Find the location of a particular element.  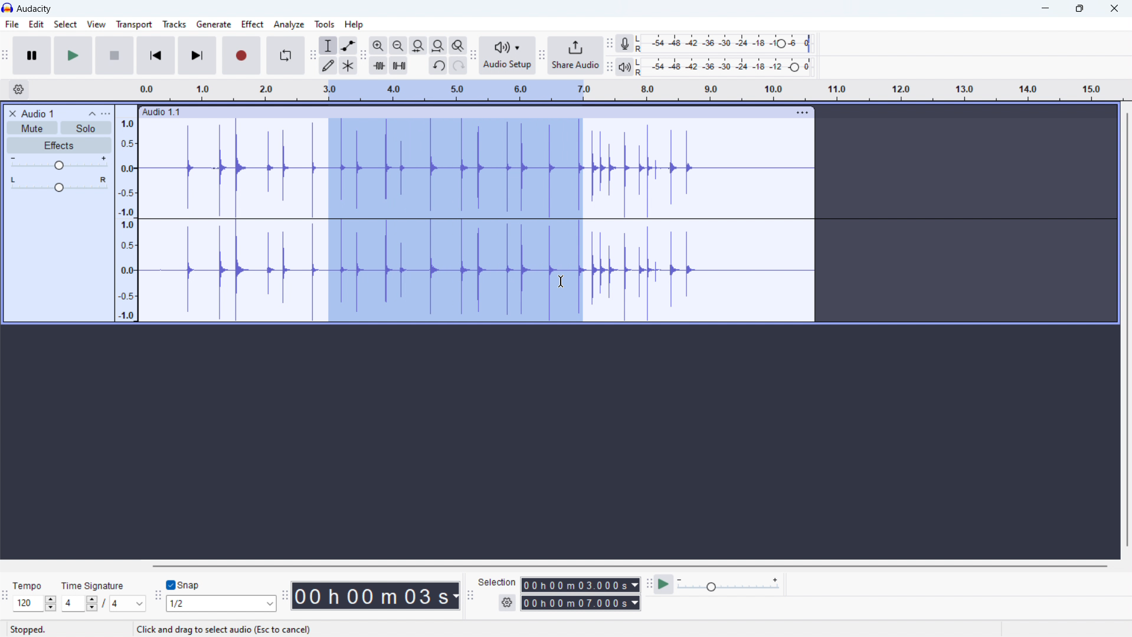

help is located at coordinates (354, 25).